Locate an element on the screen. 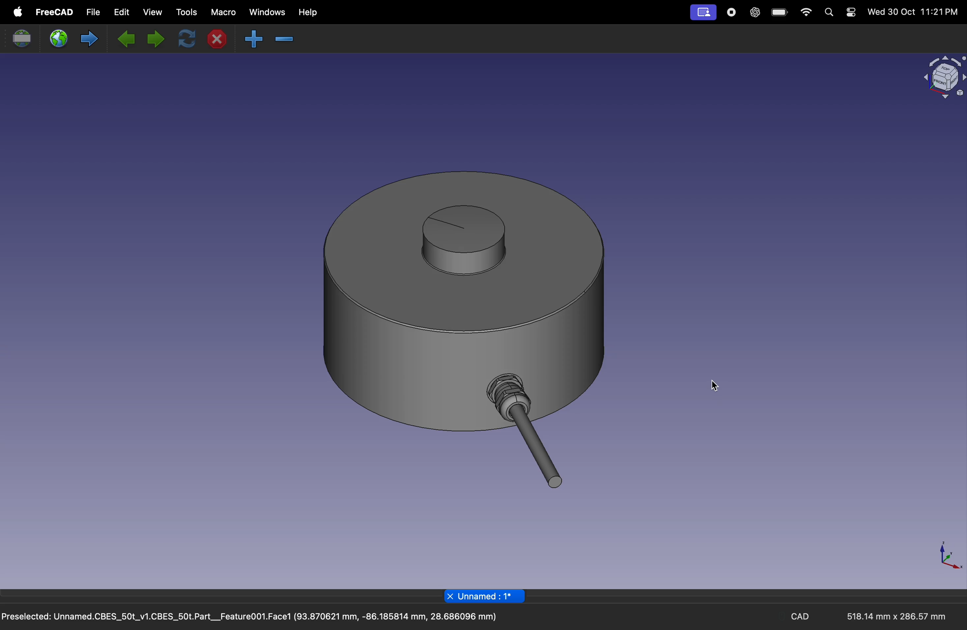 The image size is (967, 630). record is located at coordinates (731, 13).